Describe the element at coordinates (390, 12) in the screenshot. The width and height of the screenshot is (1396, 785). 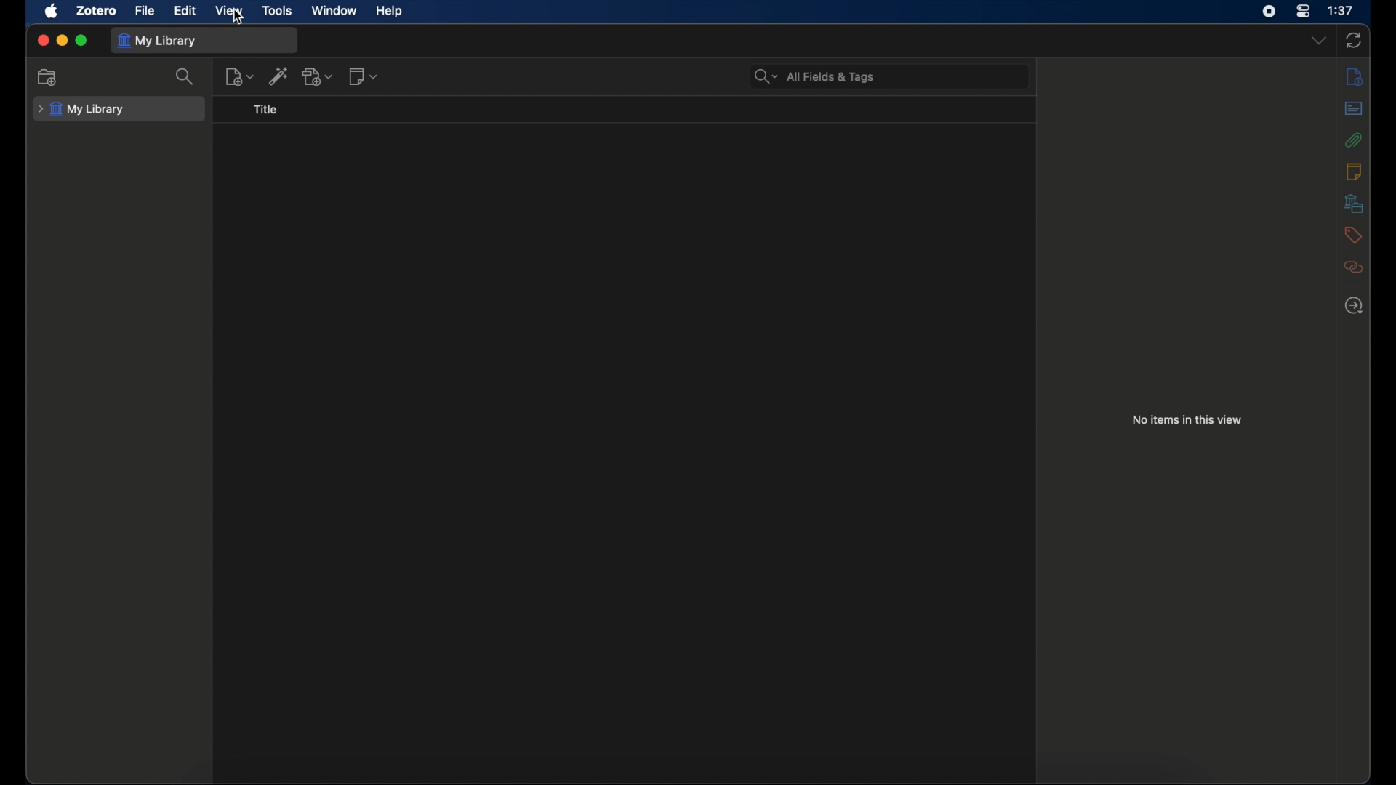
I see `help` at that location.